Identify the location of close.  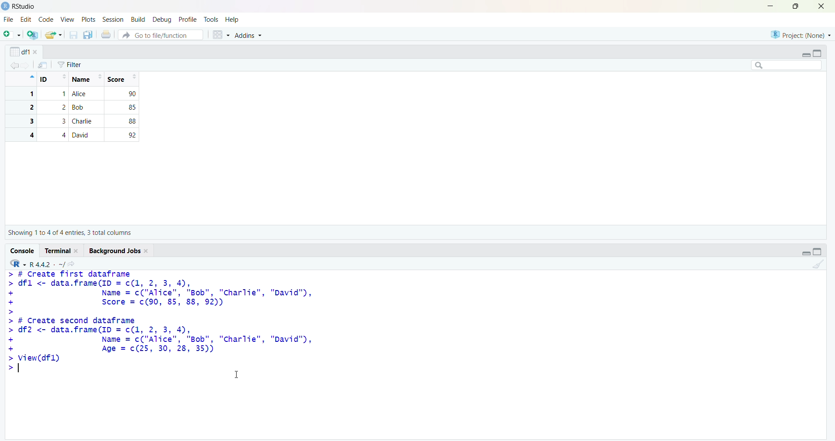
(77, 251).